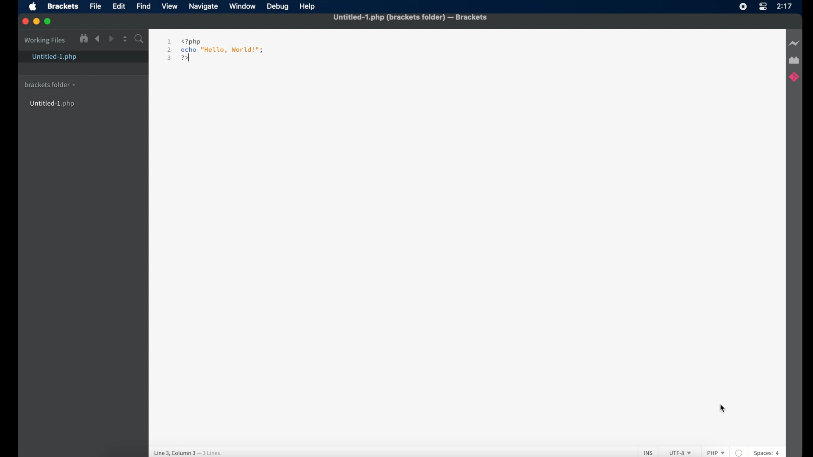 The image size is (813, 457). What do you see at coordinates (95, 7) in the screenshot?
I see `file` at bounding box center [95, 7].